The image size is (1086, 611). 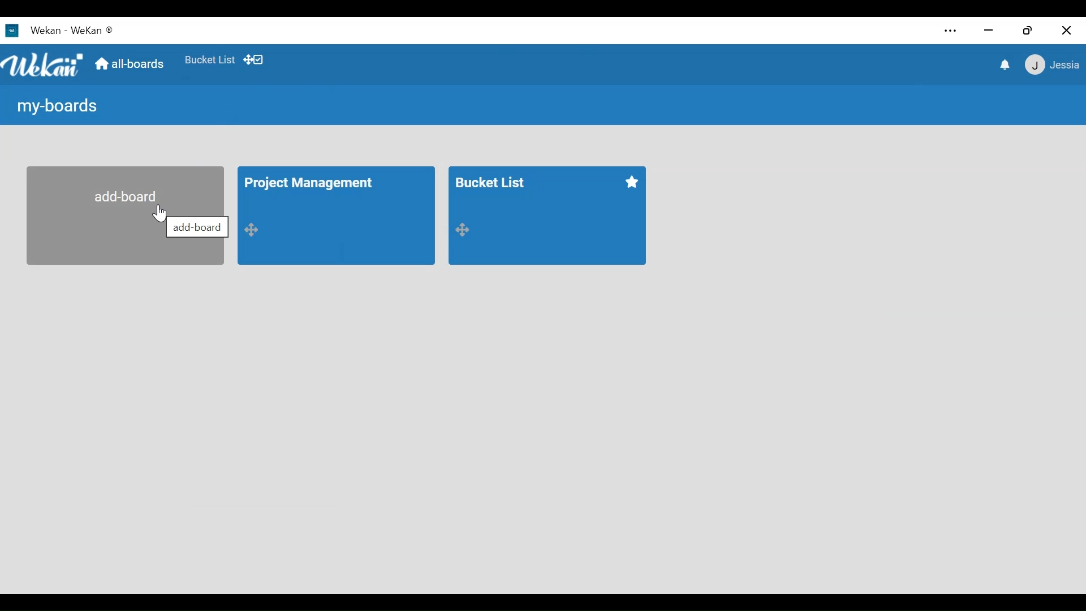 I want to click on Shortcut to favorites, so click(x=210, y=59).